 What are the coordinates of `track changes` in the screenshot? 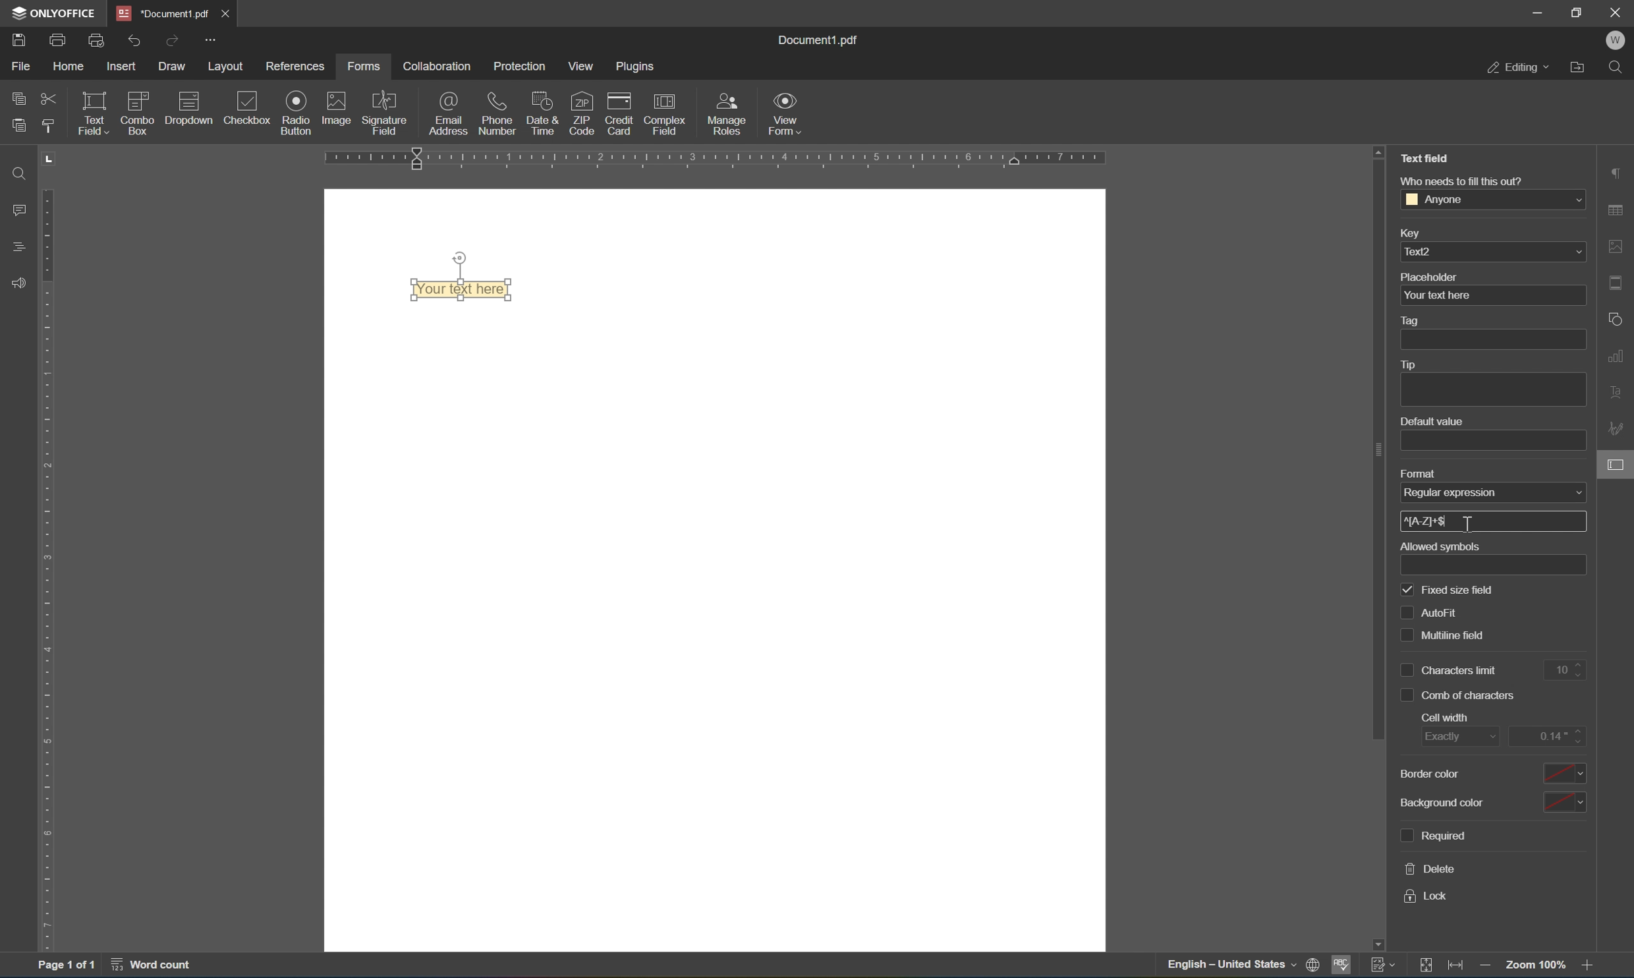 It's located at (1381, 966).